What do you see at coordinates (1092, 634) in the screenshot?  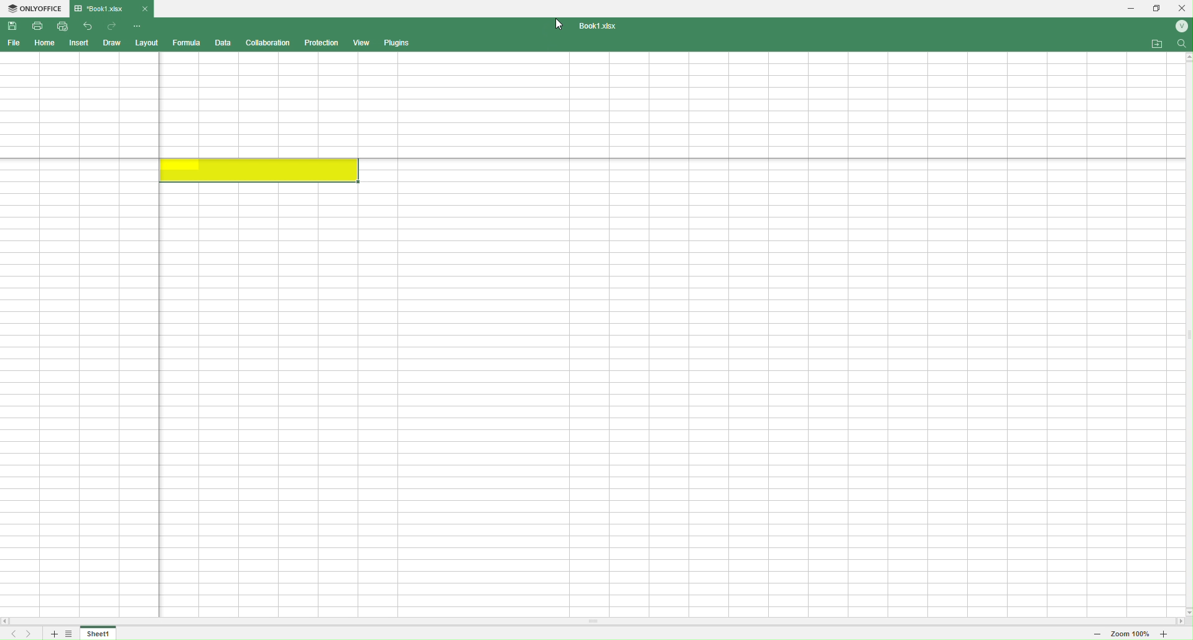 I see `Zoom out` at bounding box center [1092, 634].